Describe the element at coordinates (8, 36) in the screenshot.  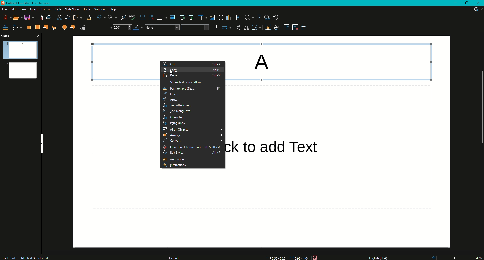
I see `Slides` at that location.